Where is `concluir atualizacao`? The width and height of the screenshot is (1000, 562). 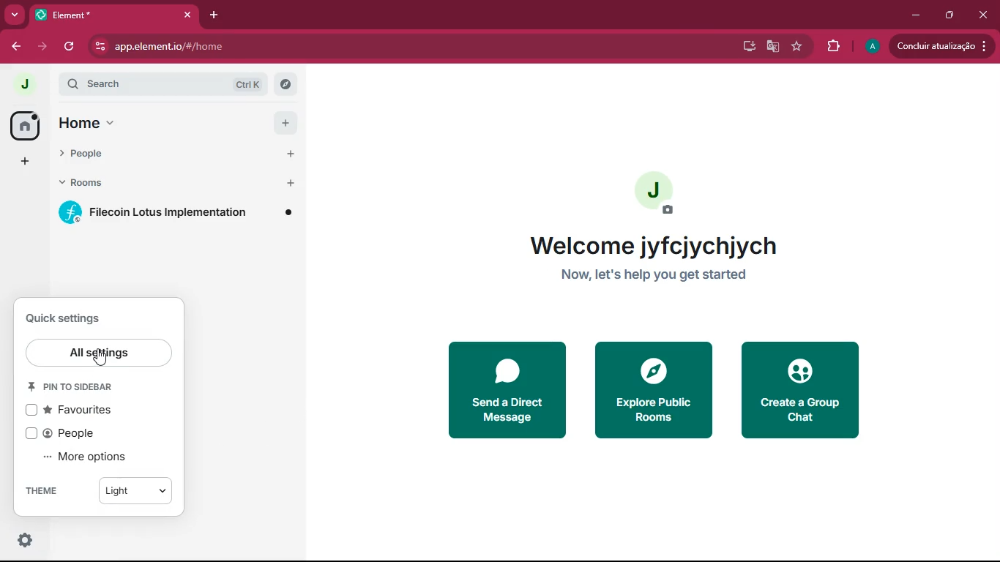 concluir atualizacao is located at coordinates (944, 44).